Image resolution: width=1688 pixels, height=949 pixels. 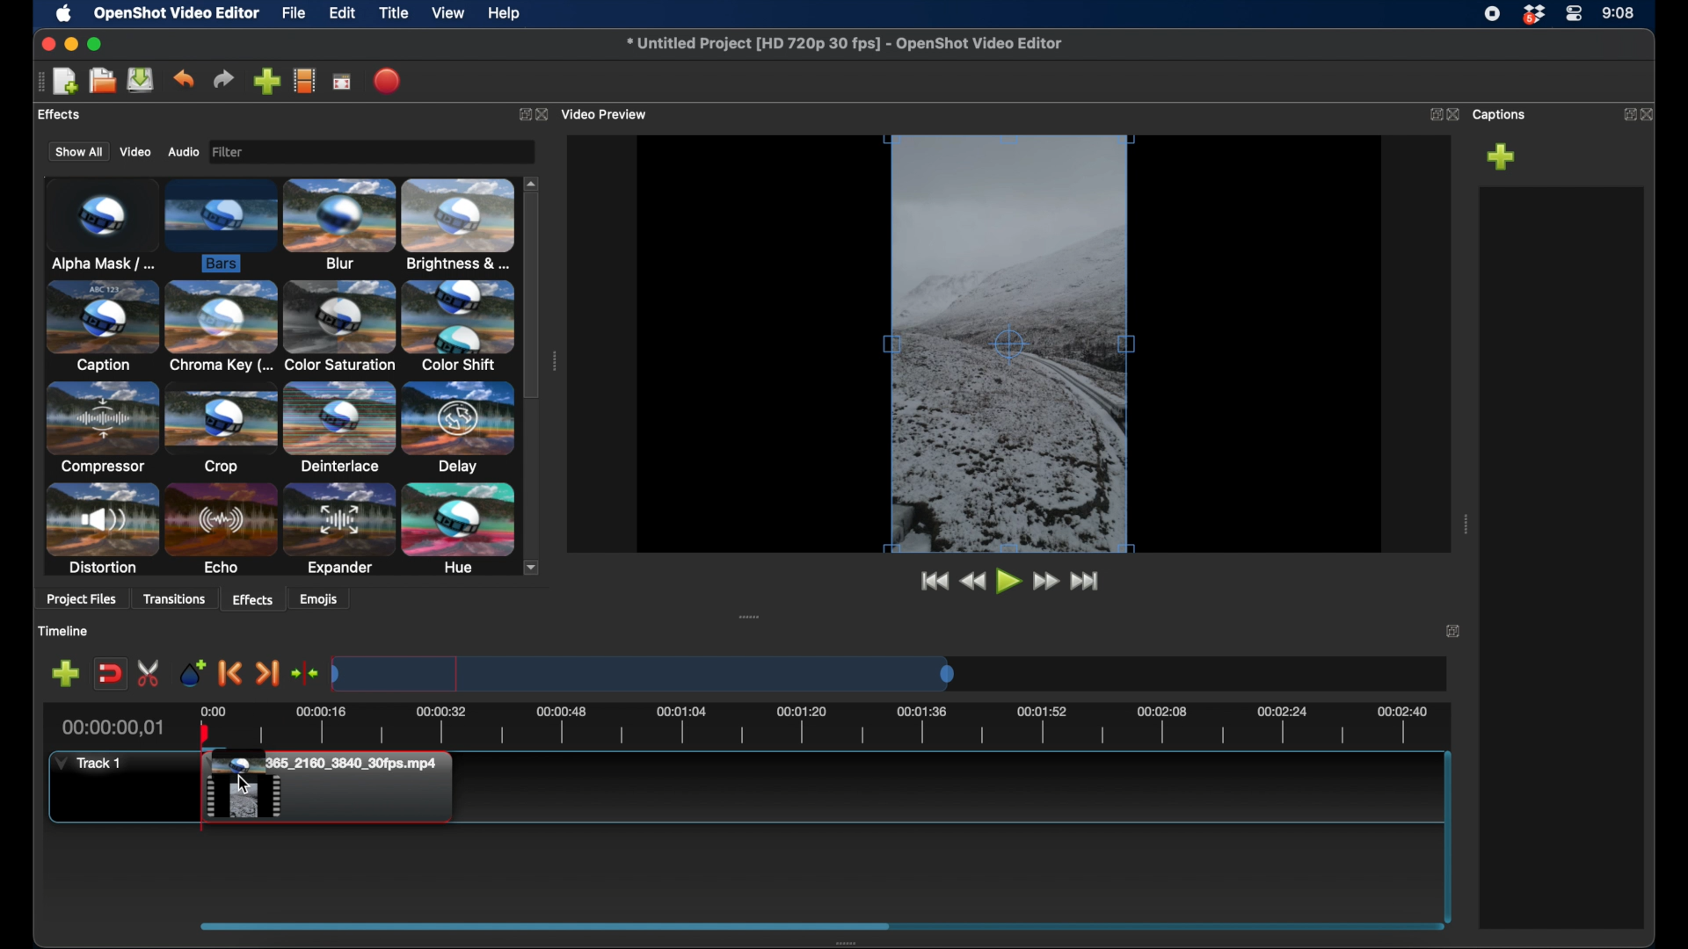 What do you see at coordinates (73, 44) in the screenshot?
I see `minimize` at bounding box center [73, 44].